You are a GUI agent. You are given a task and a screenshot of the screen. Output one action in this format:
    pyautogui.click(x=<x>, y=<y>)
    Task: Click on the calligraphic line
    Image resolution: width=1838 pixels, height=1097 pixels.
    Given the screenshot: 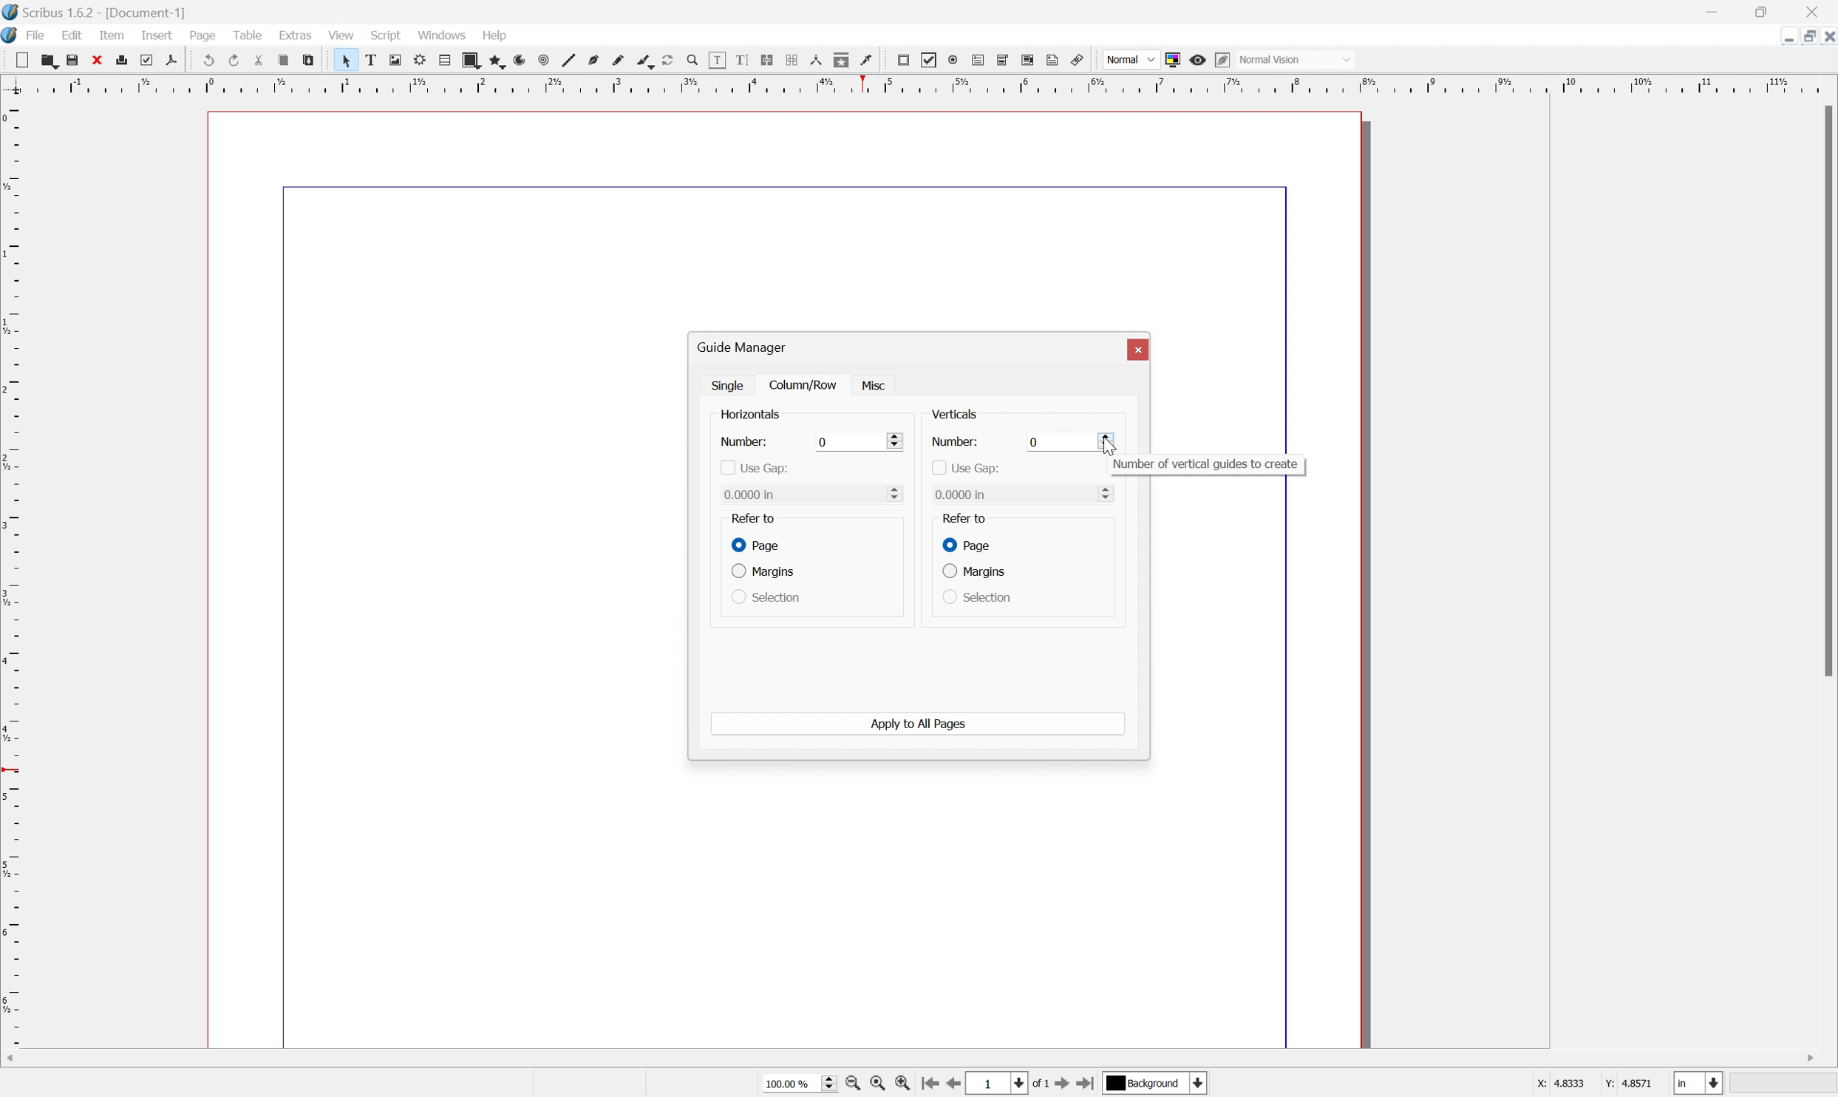 What is the action you would take?
    pyautogui.click(x=644, y=59)
    